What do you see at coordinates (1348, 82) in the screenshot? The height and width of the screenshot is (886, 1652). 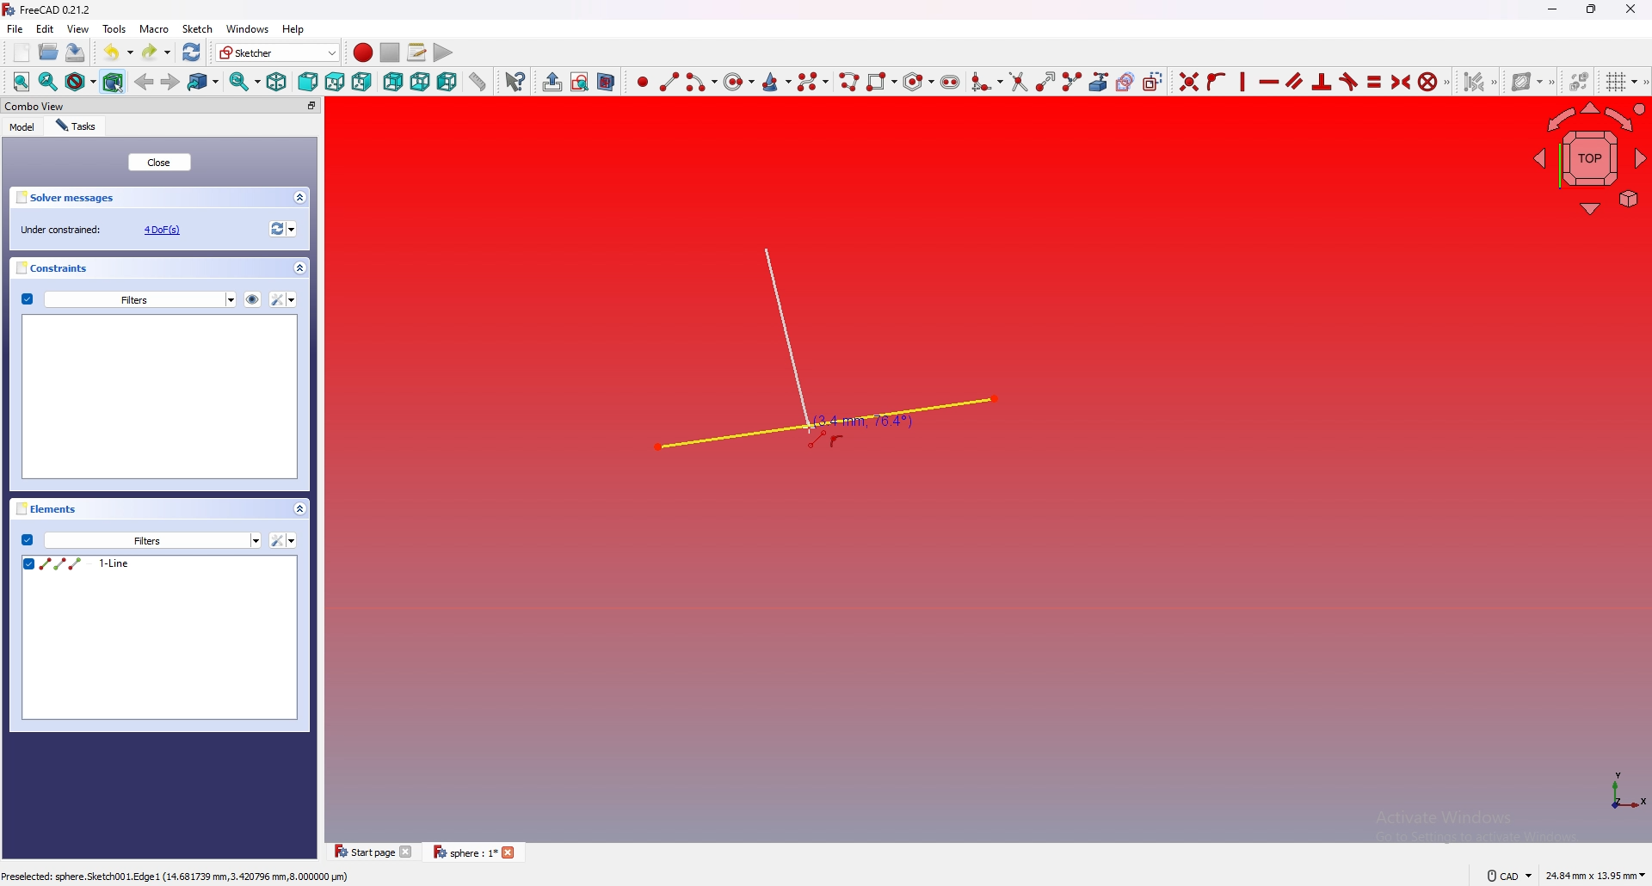 I see `Constrain tangent` at bounding box center [1348, 82].